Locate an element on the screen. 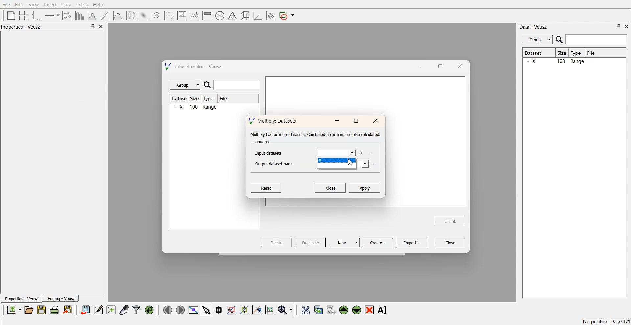 This screenshot has height=325, width=631. Create... is located at coordinates (377, 242).